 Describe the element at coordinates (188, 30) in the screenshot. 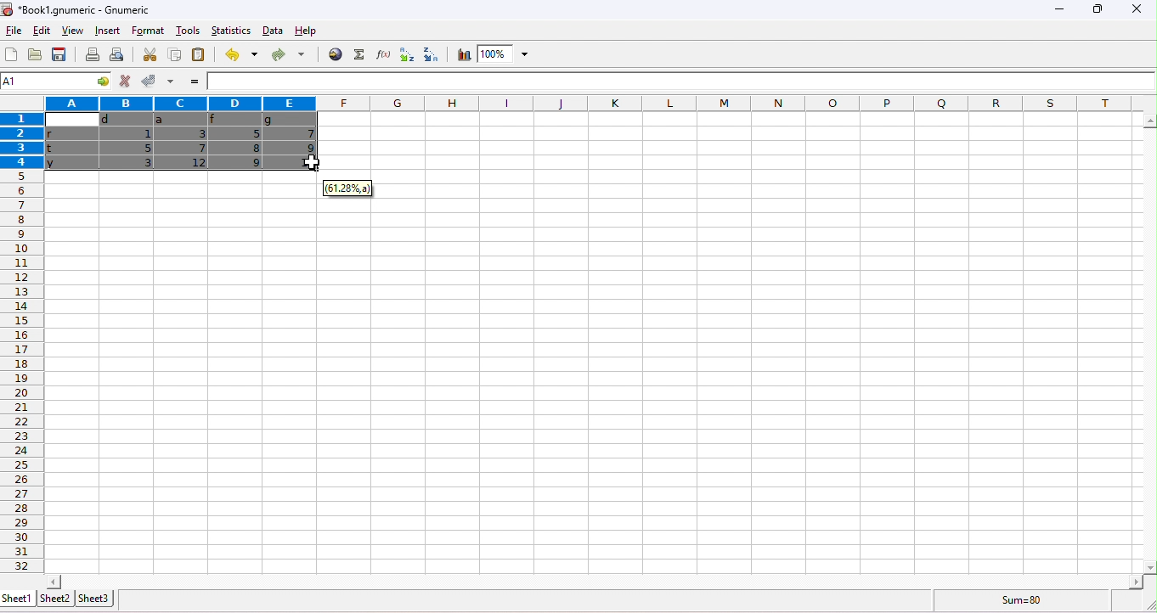

I see `tools` at that location.